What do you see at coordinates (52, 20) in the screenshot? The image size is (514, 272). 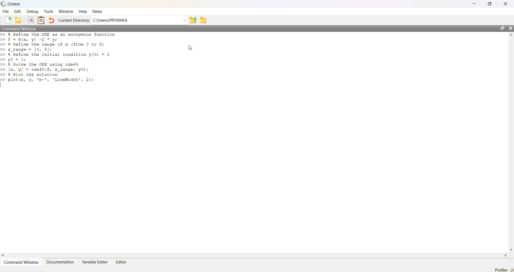 I see `Undo` at bounding box center [52, 20].